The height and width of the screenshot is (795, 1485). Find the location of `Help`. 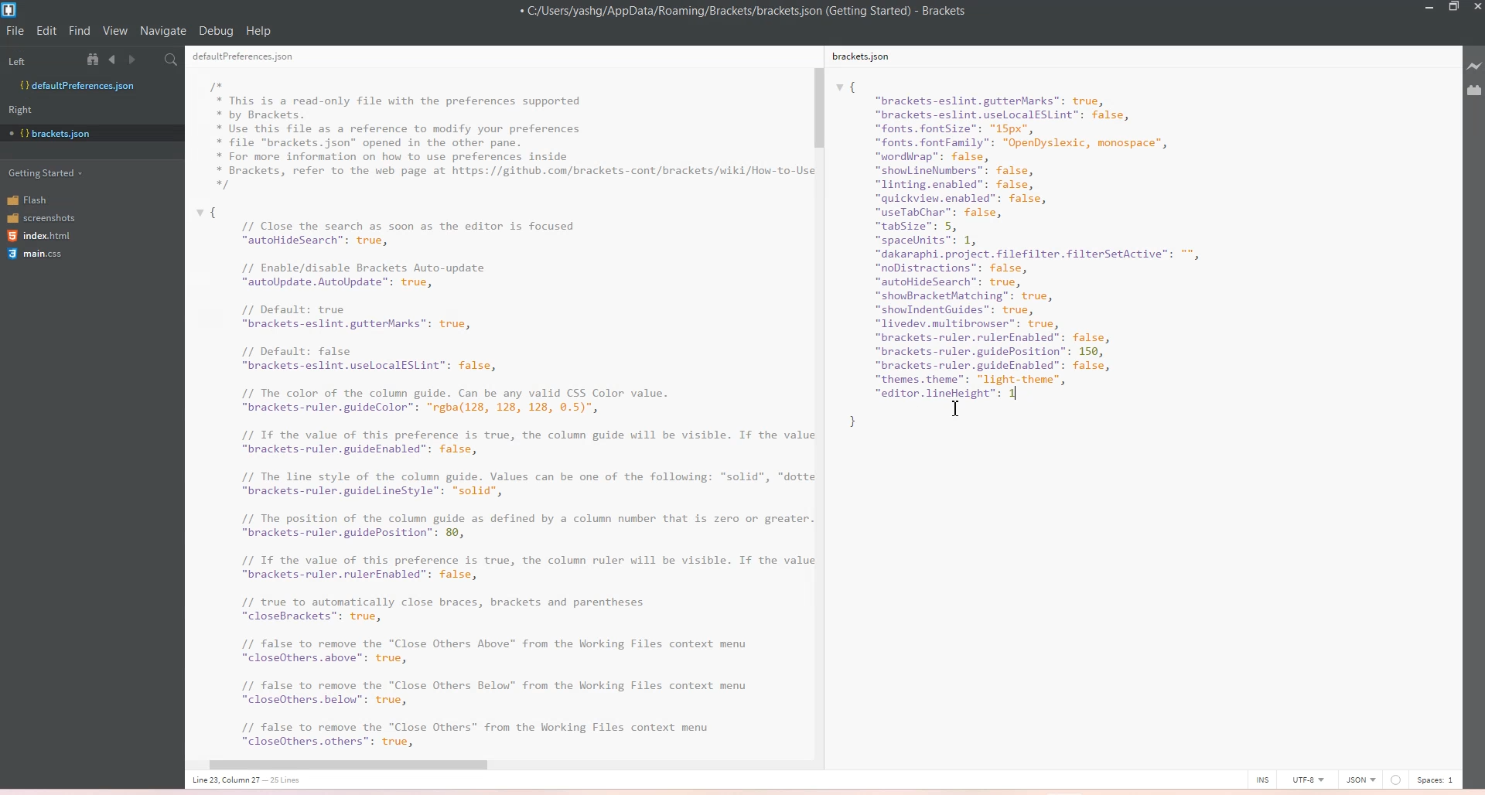

Help is located at coordinates (258, 31).